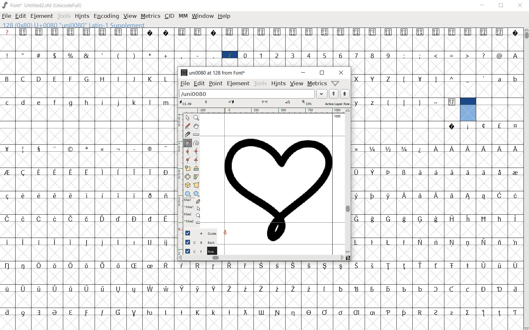 The width and height of the screenshot is (529, 330). Describe the element at coordinates (225, 17) in the screenshot. I see `HELP` at that location.